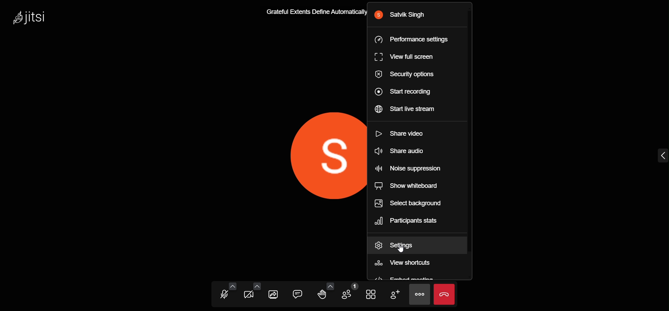 This screenshot has width=669, height=311. Describe the element at coordinates (420, 294) in the screenshot. I see `more` at that location.